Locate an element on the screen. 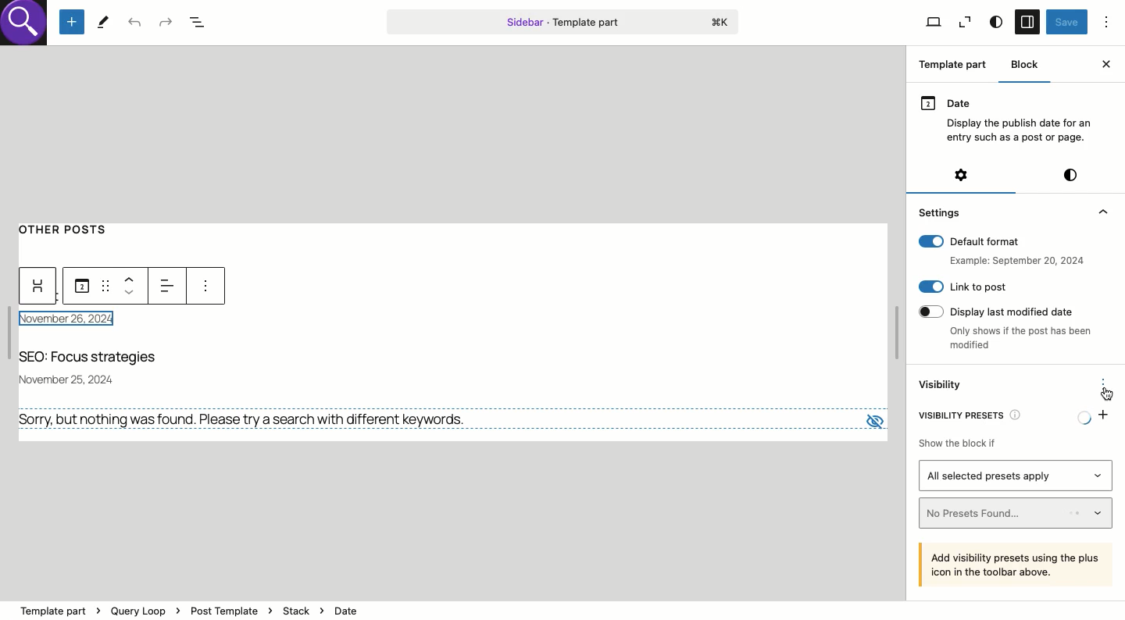 Image resolution: width=1125 pixels, height=620 pixels. No presets found is located at coordinates (1017, 513).